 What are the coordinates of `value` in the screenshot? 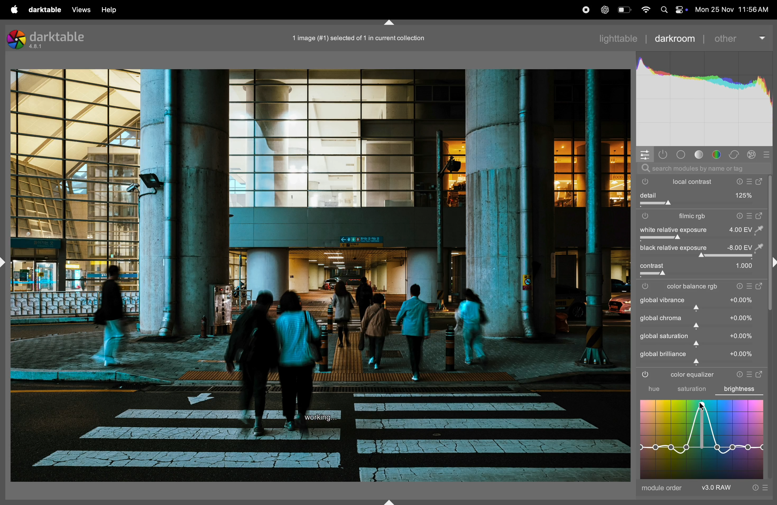 It's located at (746, 229).